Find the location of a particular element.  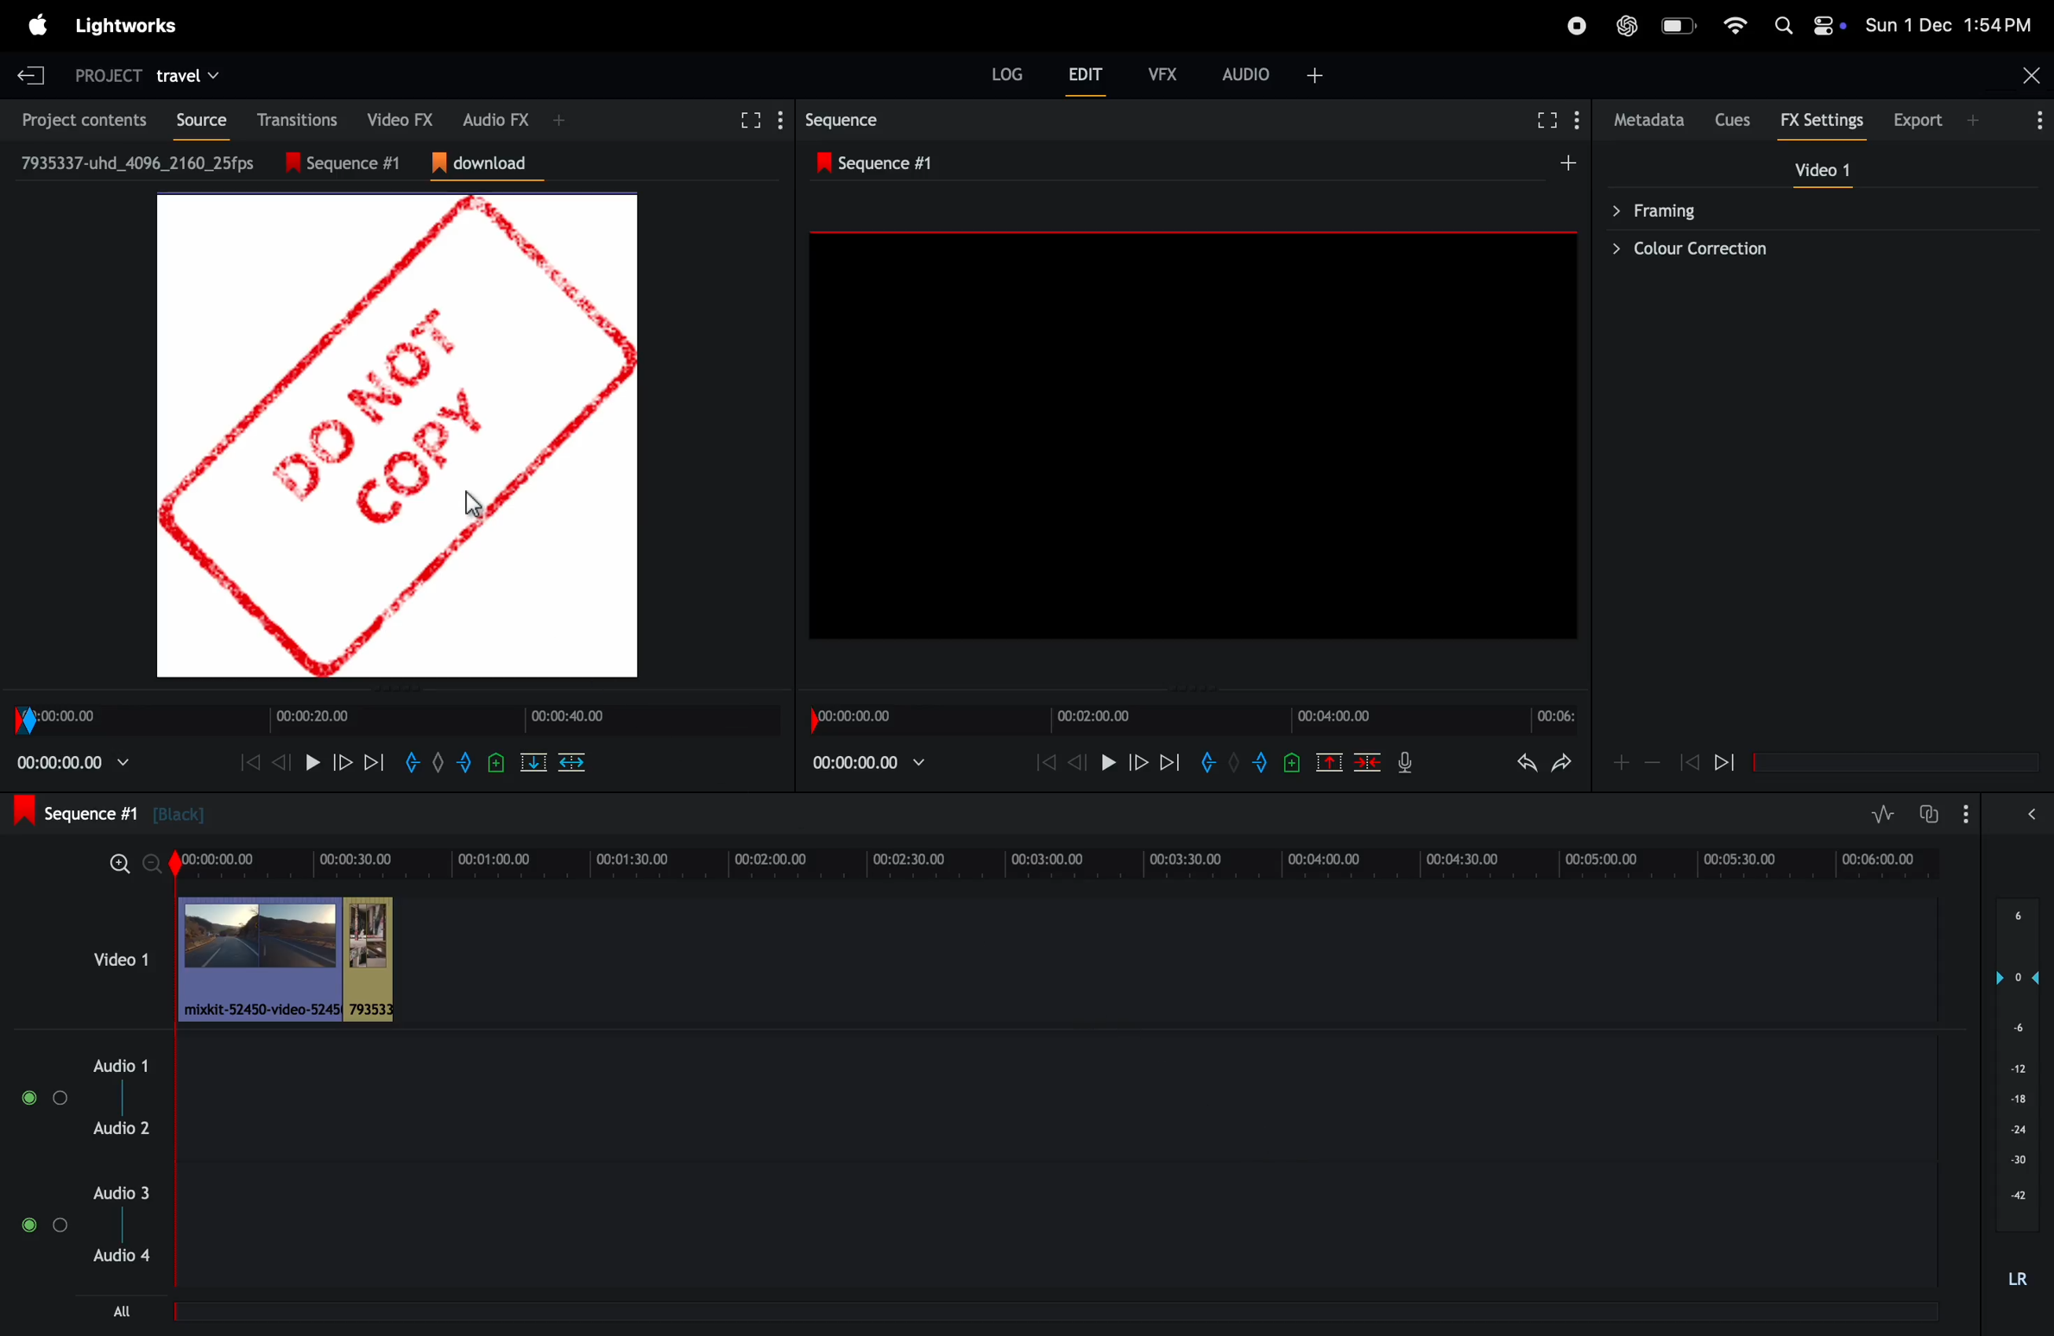

toggle auto track sync is located at coordinates (1927, 814).